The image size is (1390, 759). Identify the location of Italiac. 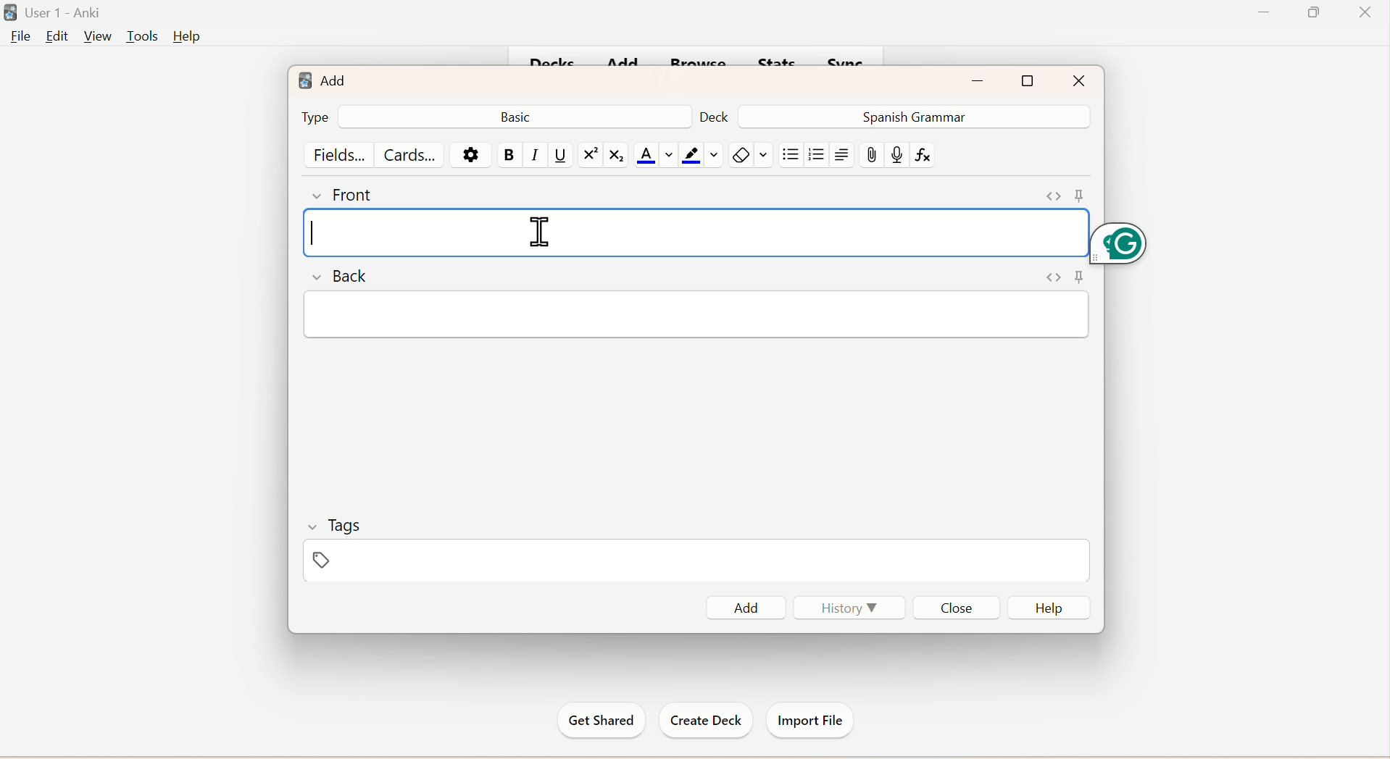
(536, 155).